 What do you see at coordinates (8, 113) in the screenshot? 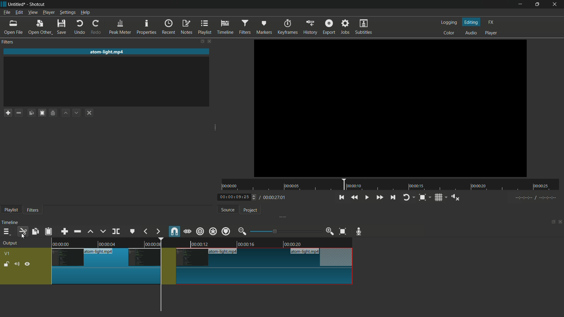
I see `add a filter` at bounding box center [8, 113].